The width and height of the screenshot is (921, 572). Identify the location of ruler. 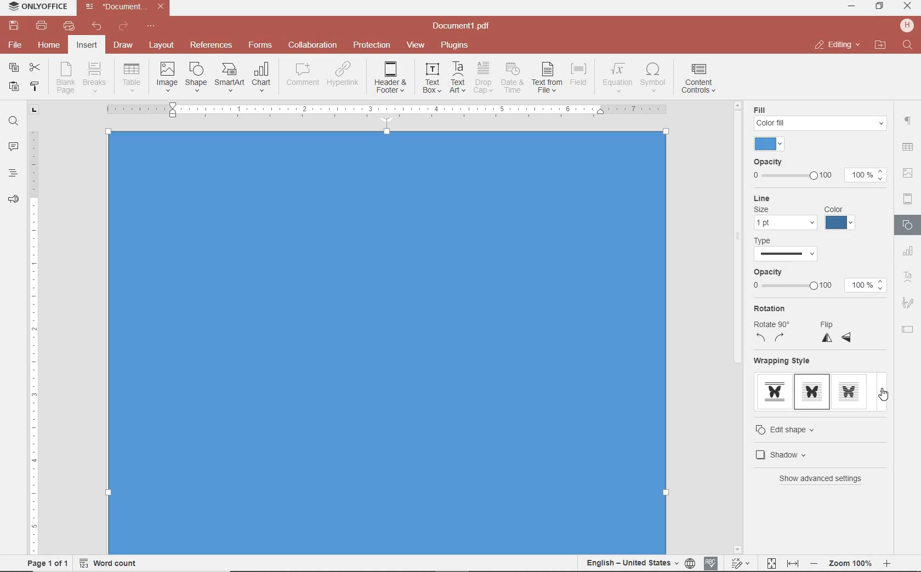
(35, 335).